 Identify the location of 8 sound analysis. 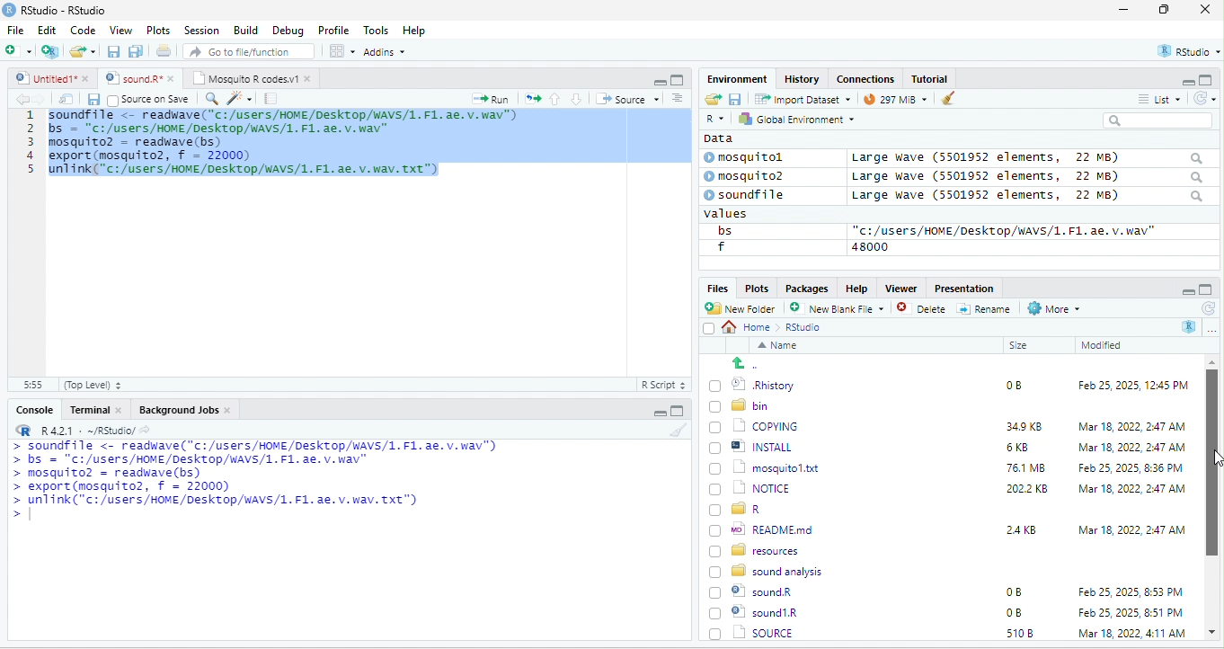
(768, 570).